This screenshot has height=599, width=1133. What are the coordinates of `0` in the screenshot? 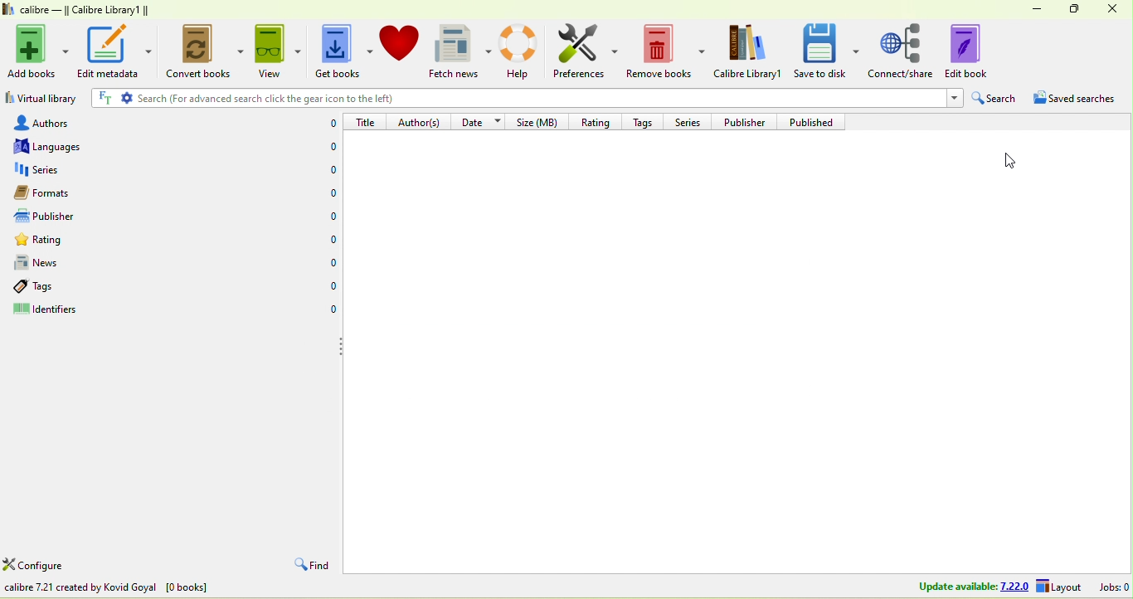 It's located at (328, 239).